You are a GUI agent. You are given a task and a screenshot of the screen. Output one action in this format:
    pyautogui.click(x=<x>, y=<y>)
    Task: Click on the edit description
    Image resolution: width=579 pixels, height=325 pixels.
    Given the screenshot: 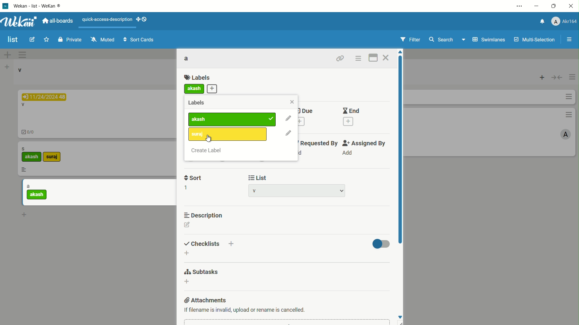 What is the action you would take?
    pyautogui.click(x=187, y=224)
    